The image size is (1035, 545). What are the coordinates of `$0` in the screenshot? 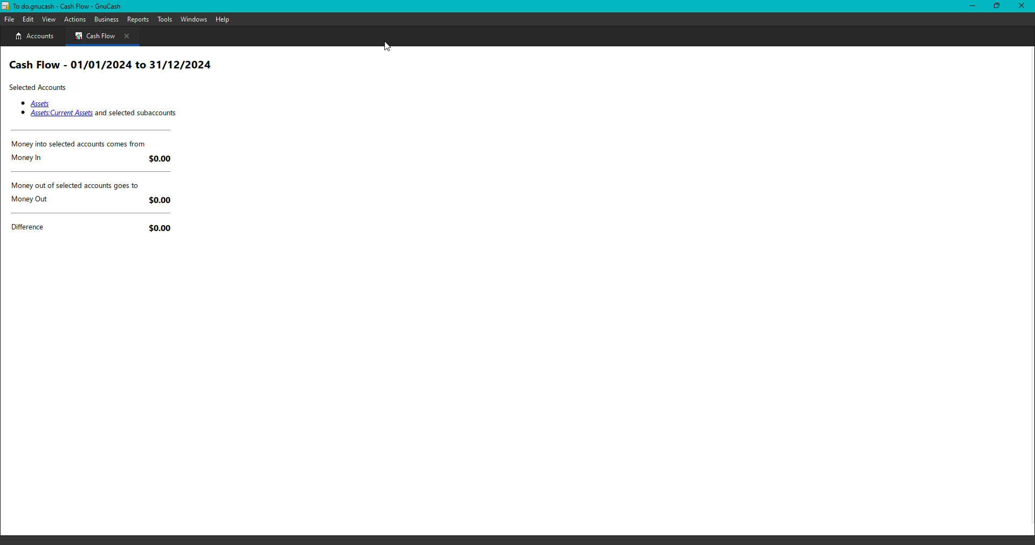 It's located at (160, 201).